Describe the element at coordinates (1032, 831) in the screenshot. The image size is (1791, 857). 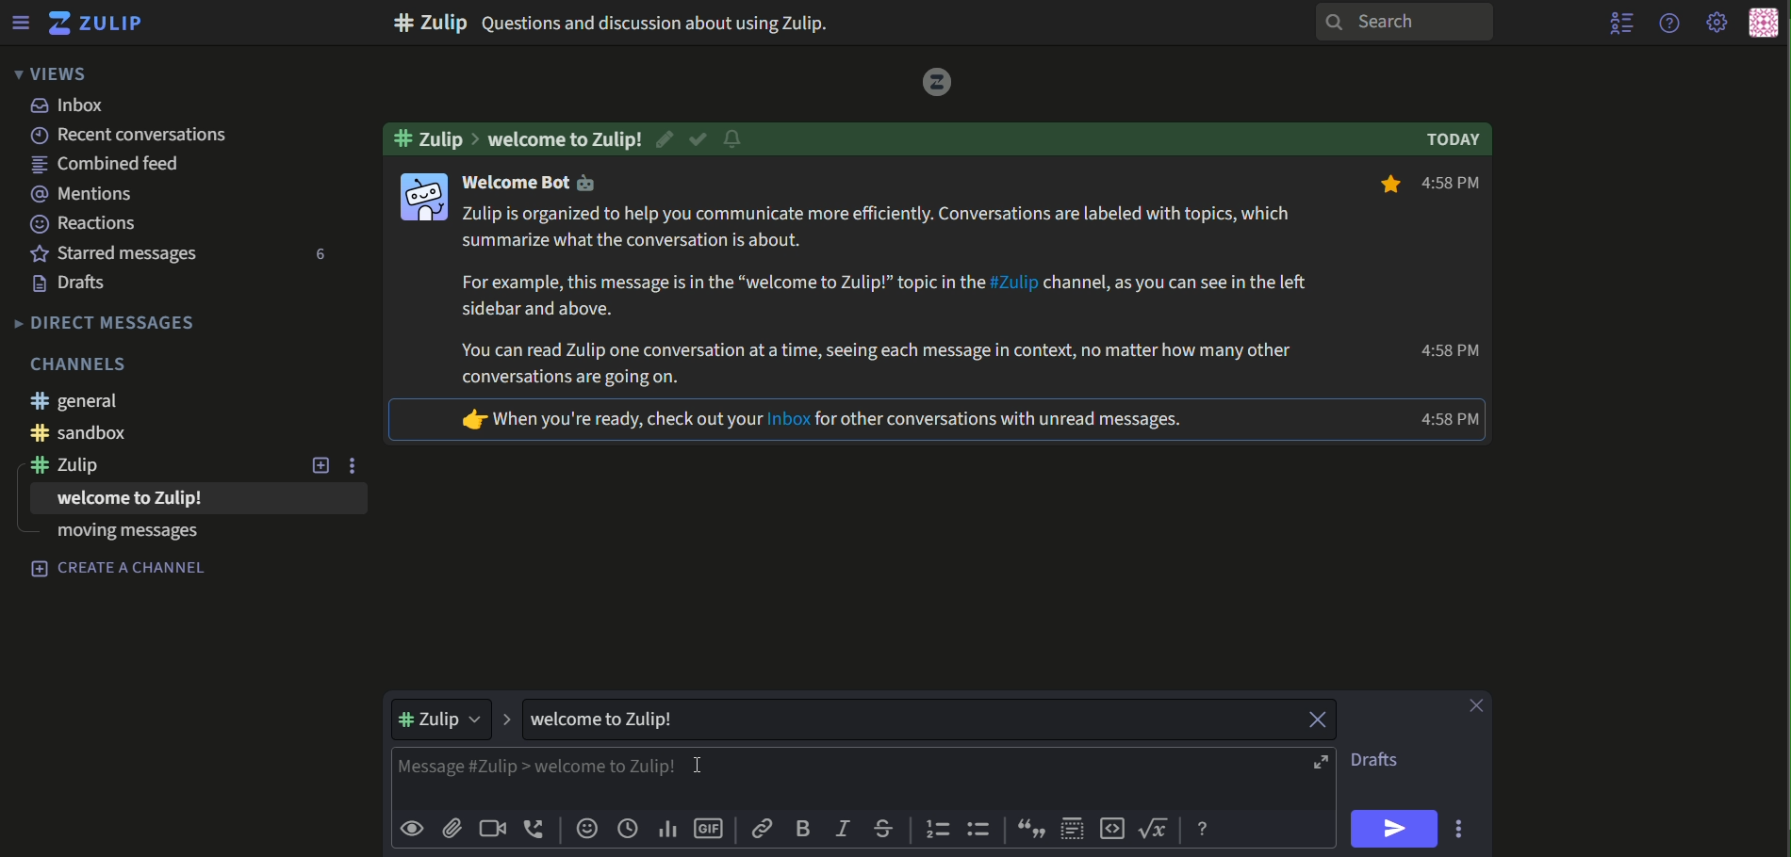
I see `quote` at that location.